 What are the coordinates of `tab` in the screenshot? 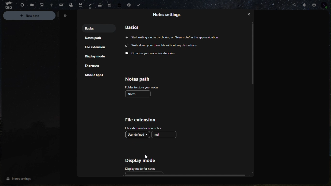 It's located at (6, 5).